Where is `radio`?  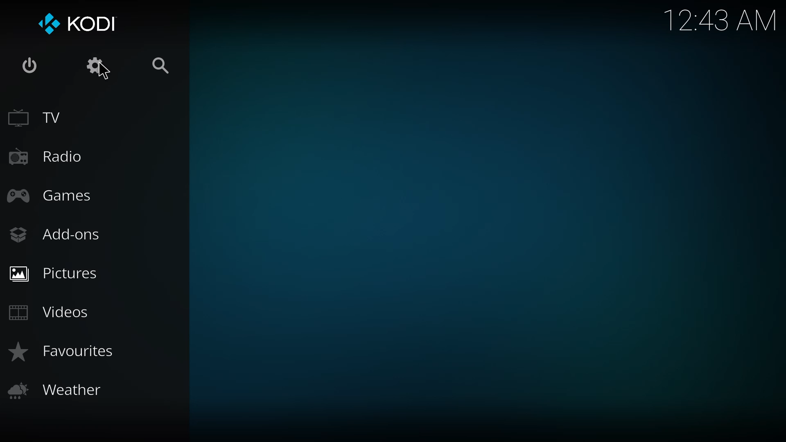
radio is located at coordinates (43, 156).